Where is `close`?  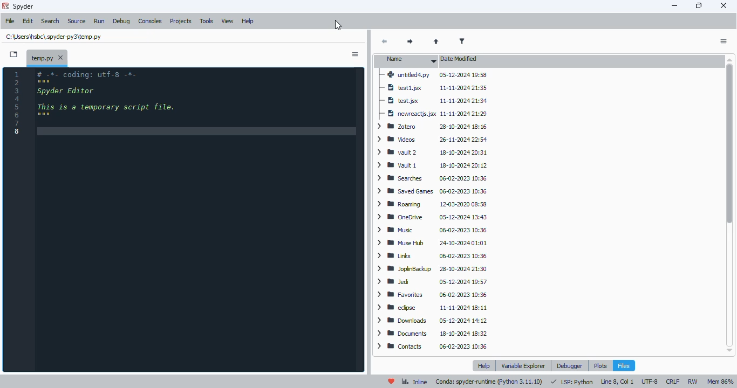 close is located at coordinates (724, 5).